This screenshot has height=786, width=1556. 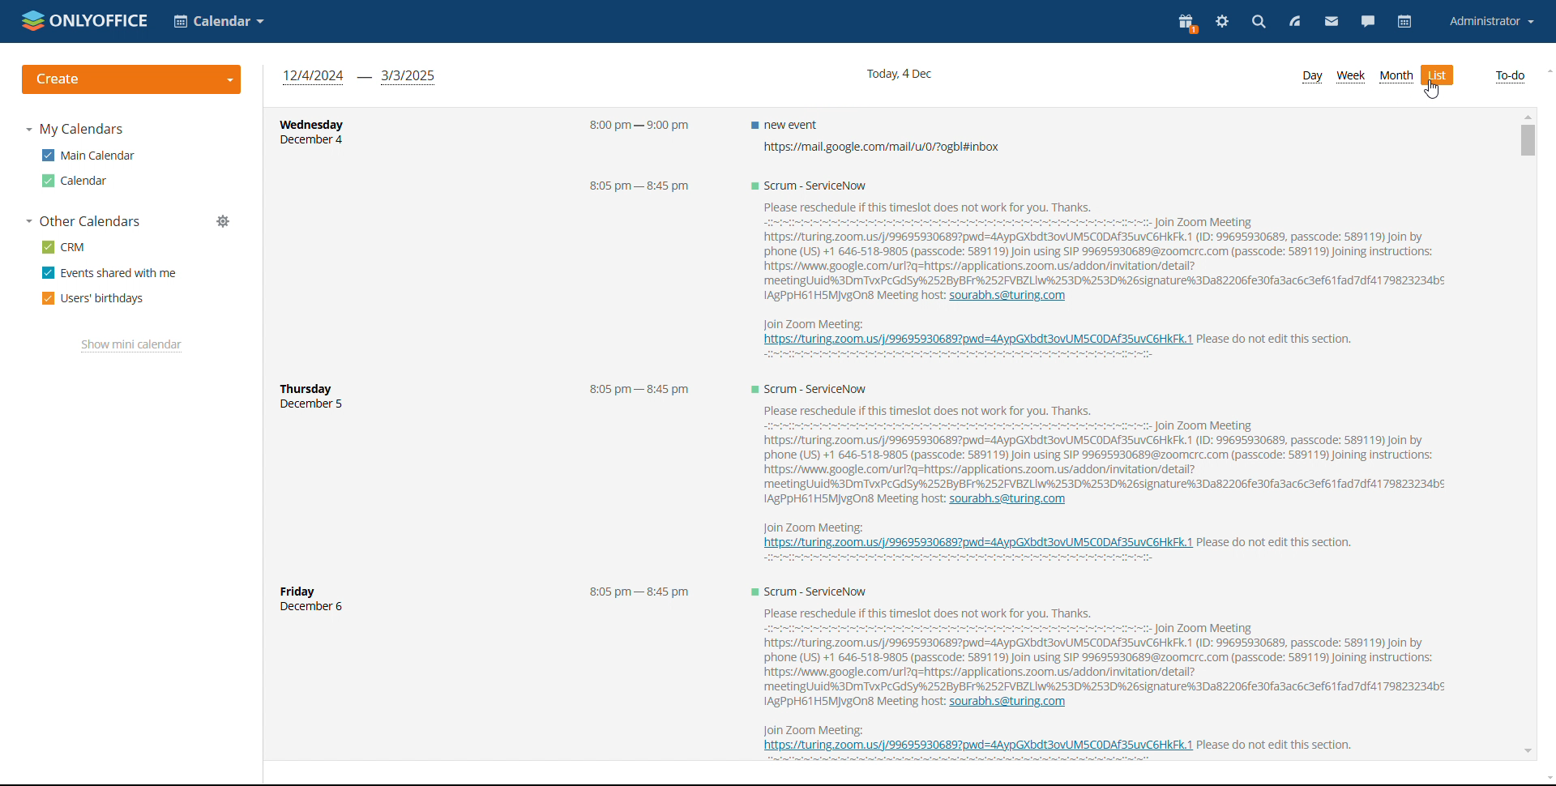 I want to click on bttps:/turing.zoom.us/)/99695930689?pwd=4AypGXbdt3ovUMSCODAF3SUVCEHKFK,, so click(x=972, y=340).